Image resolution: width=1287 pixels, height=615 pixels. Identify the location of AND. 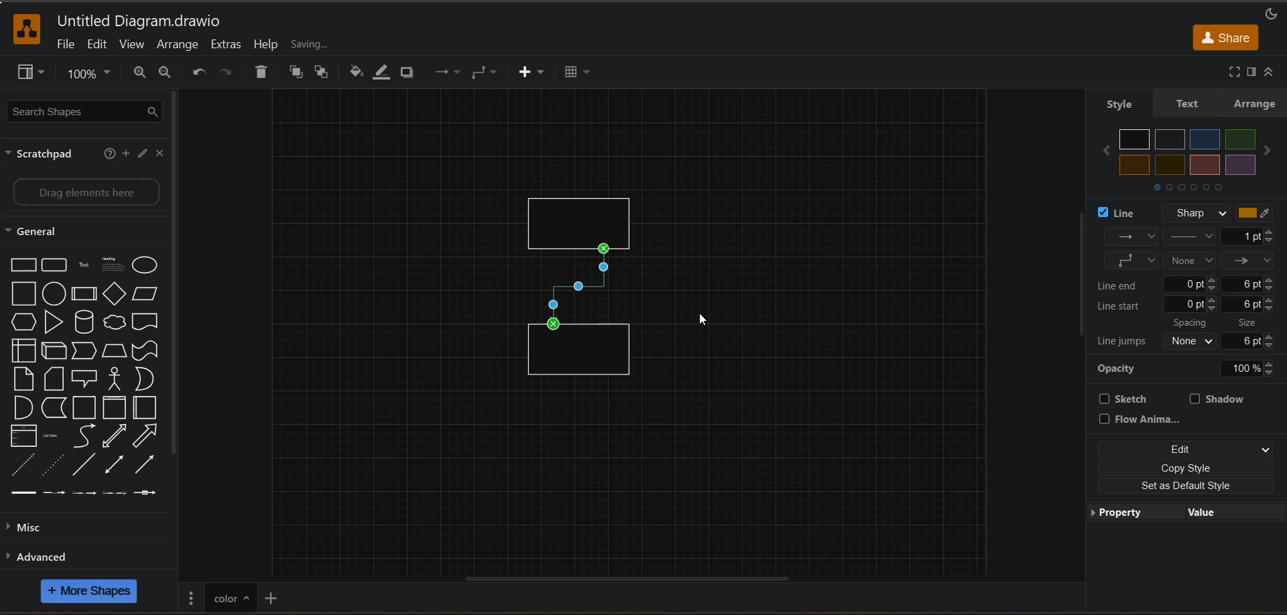
(22, 407).